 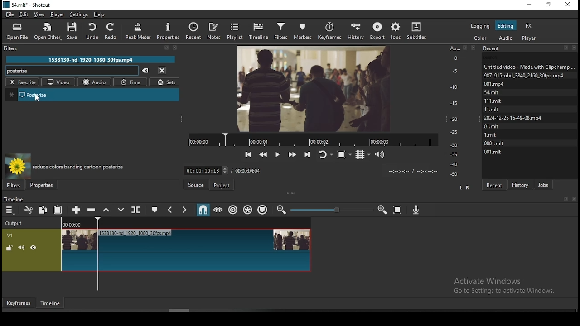 What do you see at coordinates (23, 14) in the screenshot?
I see `edit` at bounding box center [23, 14].